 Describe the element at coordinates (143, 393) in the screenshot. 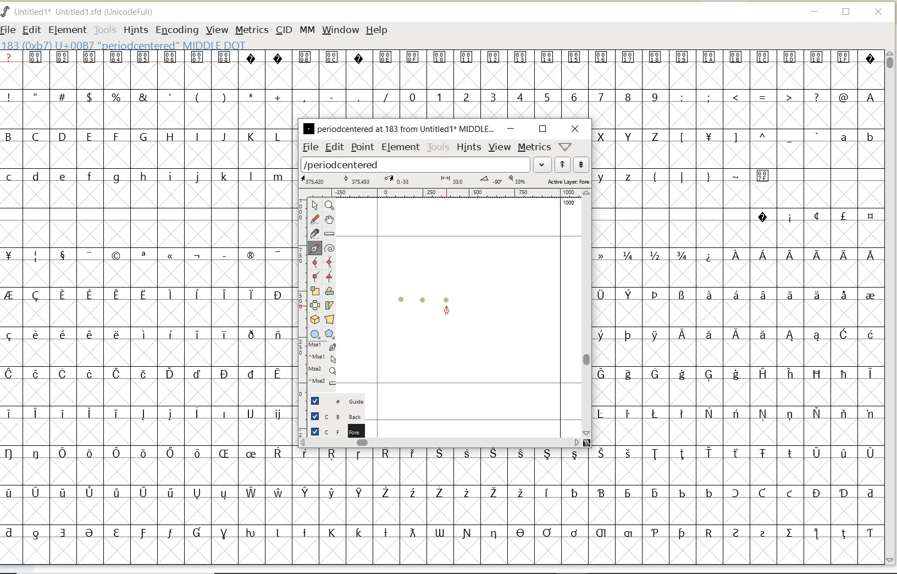

I see `special characters` at that location.